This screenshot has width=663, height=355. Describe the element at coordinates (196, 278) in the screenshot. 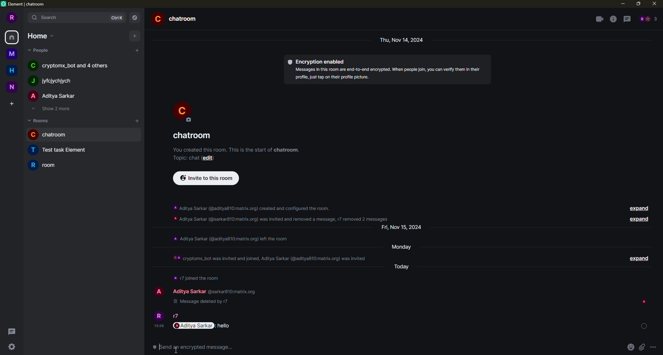

I see `info` at that location.